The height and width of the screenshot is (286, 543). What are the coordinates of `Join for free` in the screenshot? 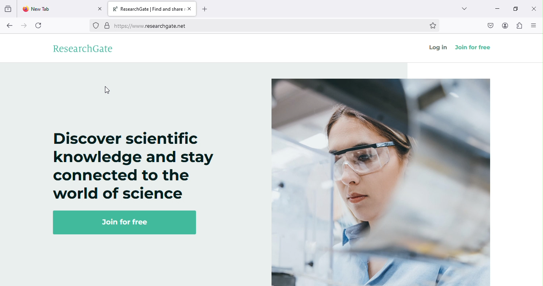 It's located at (125, 222).